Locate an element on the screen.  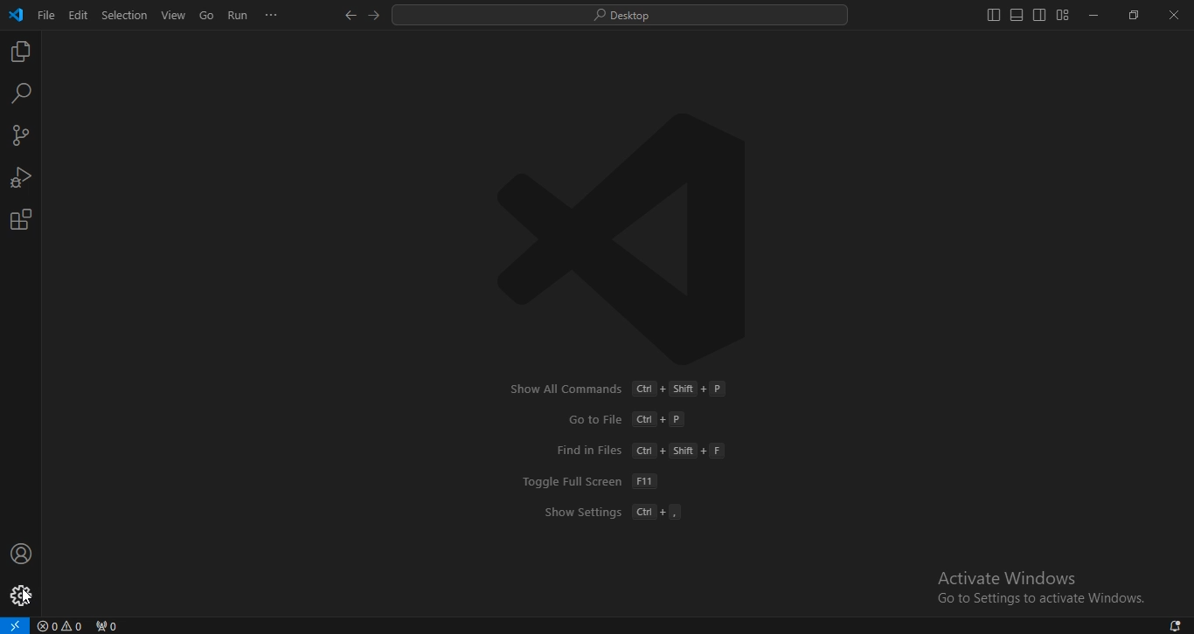
text is located at coordinates (627, 419).